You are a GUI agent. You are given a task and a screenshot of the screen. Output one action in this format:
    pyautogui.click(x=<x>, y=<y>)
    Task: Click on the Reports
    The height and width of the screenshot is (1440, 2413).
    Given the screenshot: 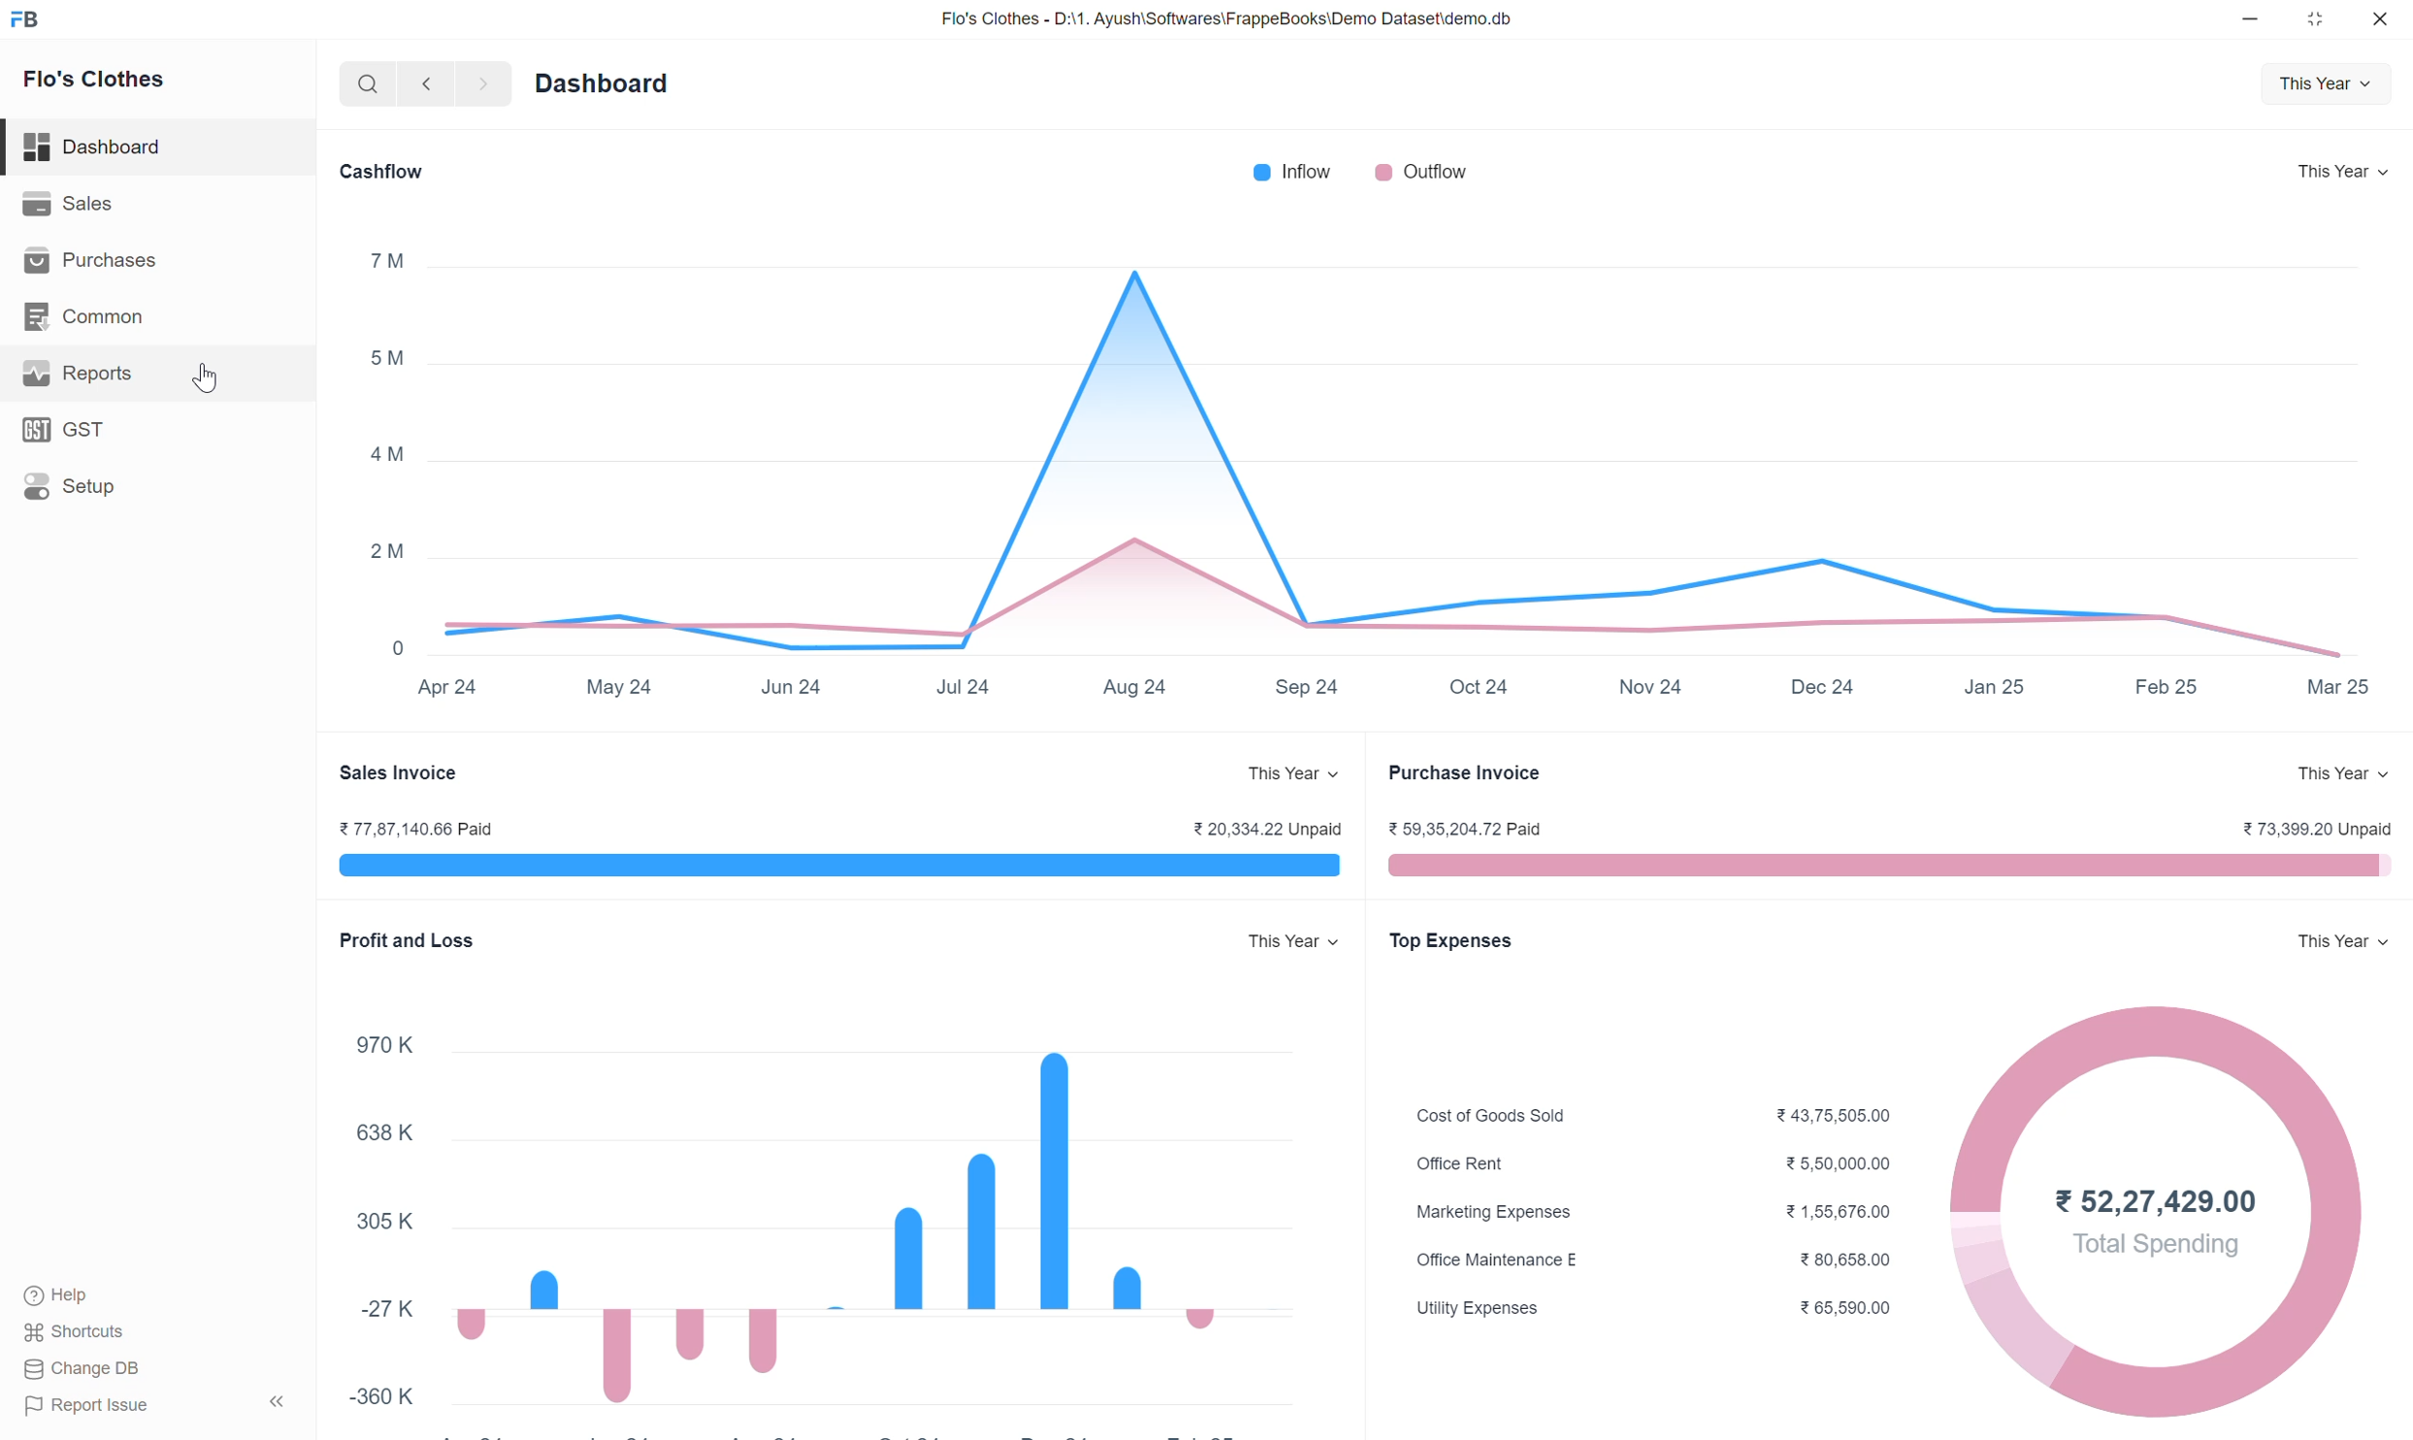 What is the action you would take?
    pyautogui.click(x=79, y=380)
    